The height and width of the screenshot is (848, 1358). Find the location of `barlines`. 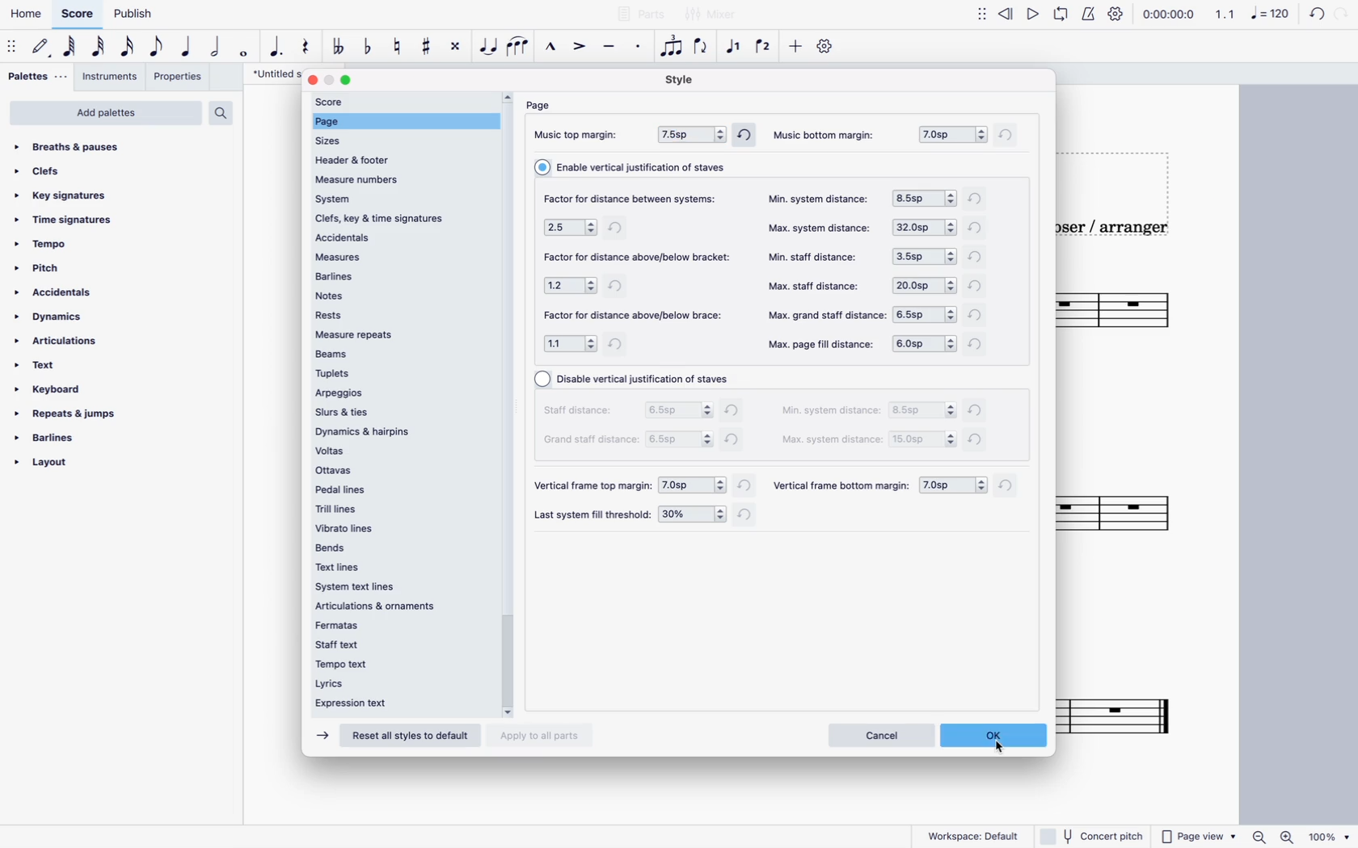

barlines is located at coordinates (48, 438).